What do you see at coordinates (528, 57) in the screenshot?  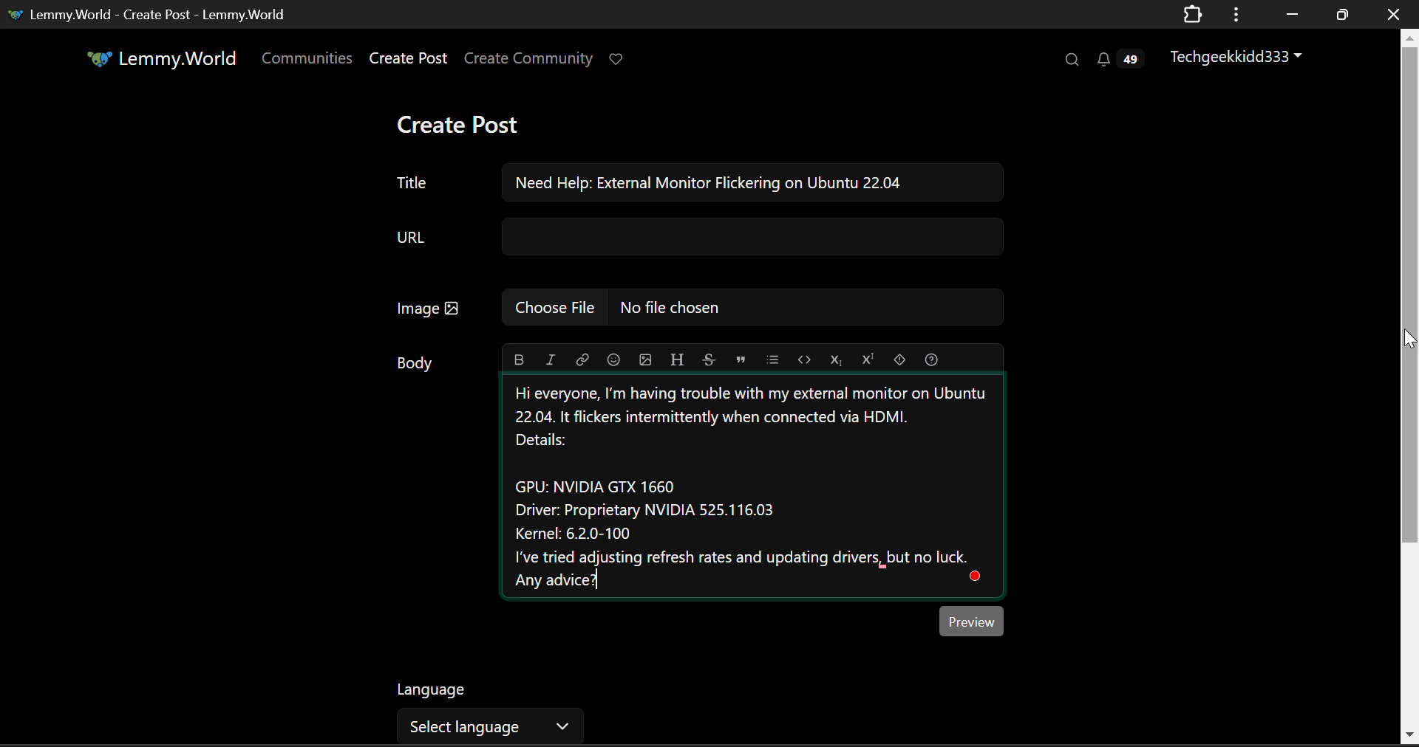 I see `Create Community Page Link` at bounding box center [528, 57].